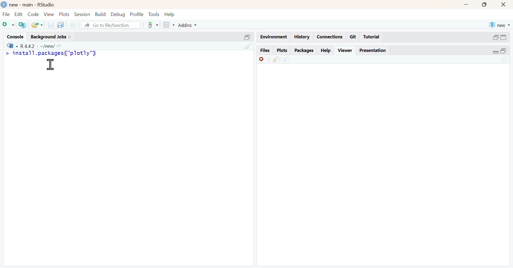 The width and height of the screenshot is (513, 268). I want to click on save current document, so click(50, 25).